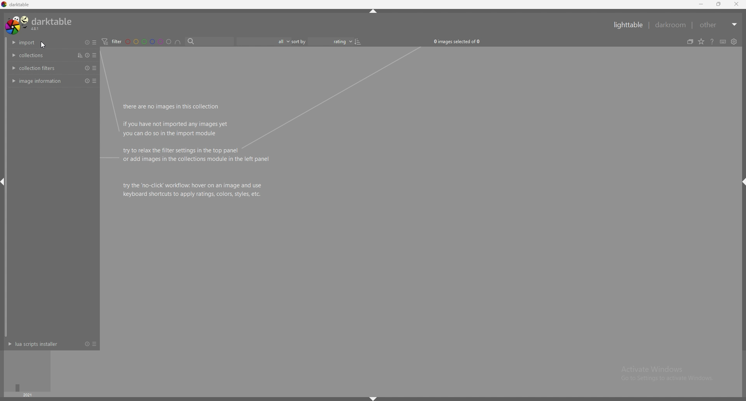  What do you see at coordinates (736, 4) in the screenshot?
I see `close` at bounding box center [736, 4].